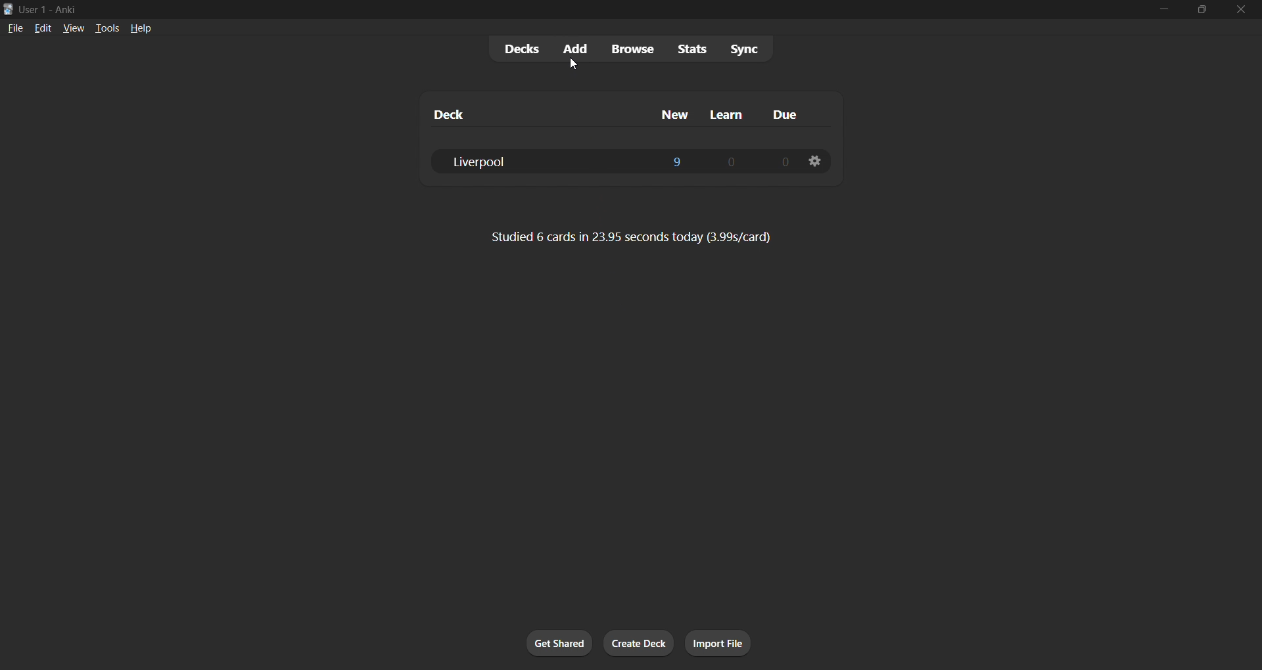 This screenshot has height=670, width=1262. Describe the element at coordinates (722, 644) in the screenshot. I see `import file` at that location.